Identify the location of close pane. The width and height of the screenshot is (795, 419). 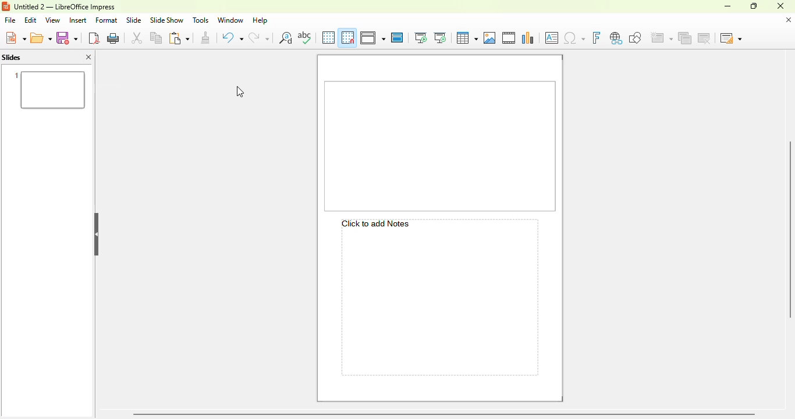
(89, 56).